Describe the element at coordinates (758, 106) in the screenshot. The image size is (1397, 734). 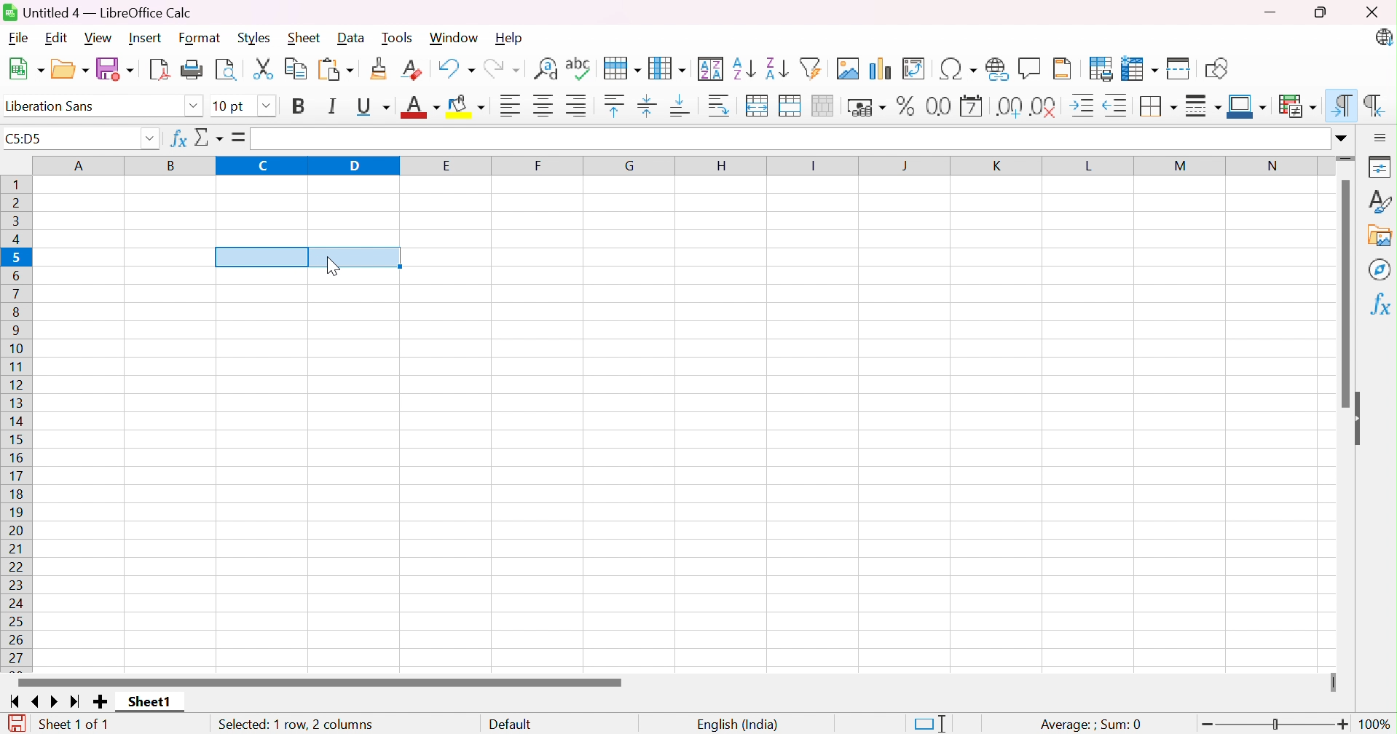
I see `Merge and center or unmerge cells depending on the current toggle status.` at that location.